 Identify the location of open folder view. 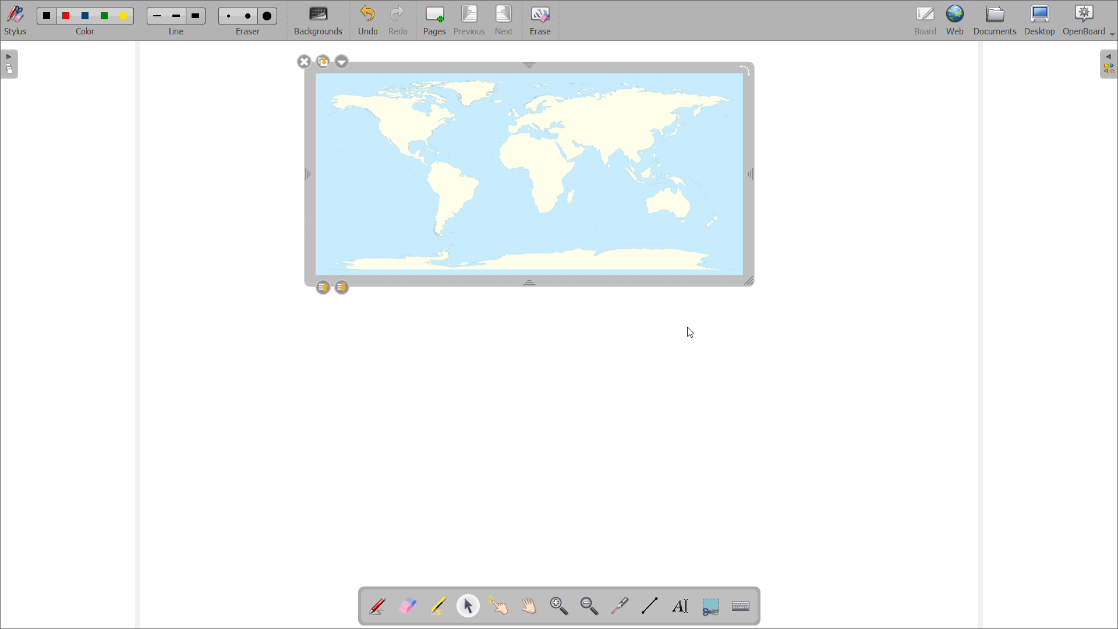
(1109, 63).